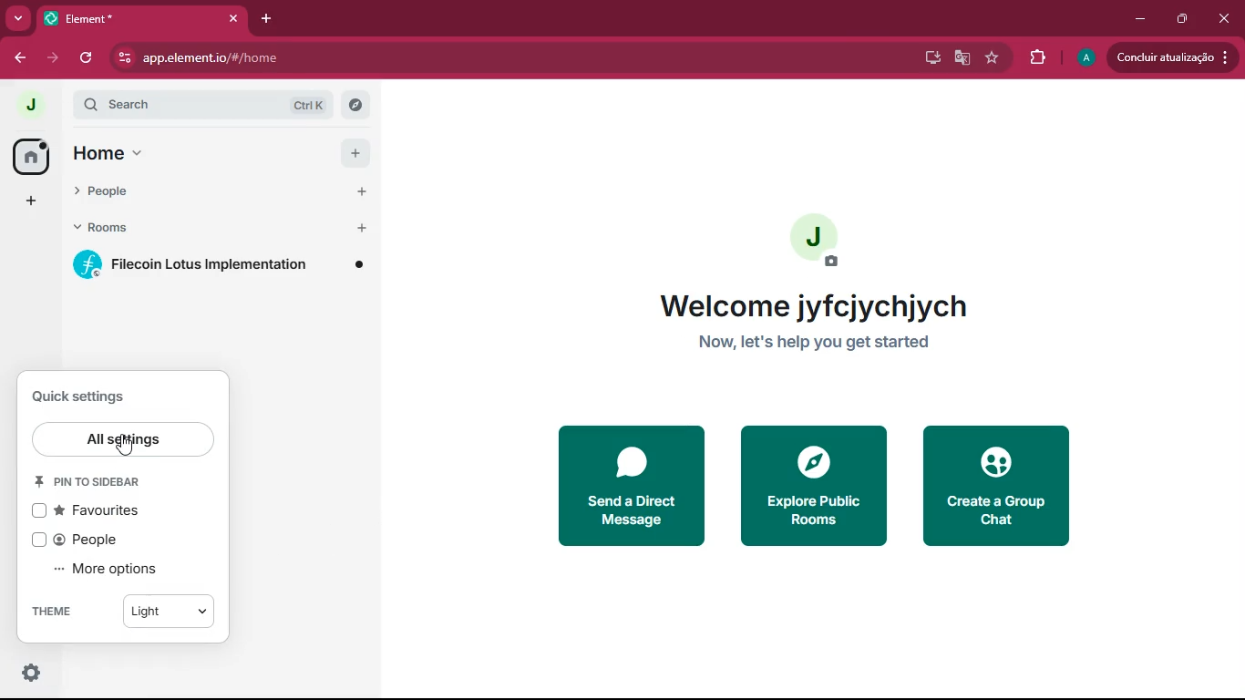  What do you see at coordinates (299, 58) in the screenshot?
I see `app.element.io/#/home` at bounding box center [299, 58].